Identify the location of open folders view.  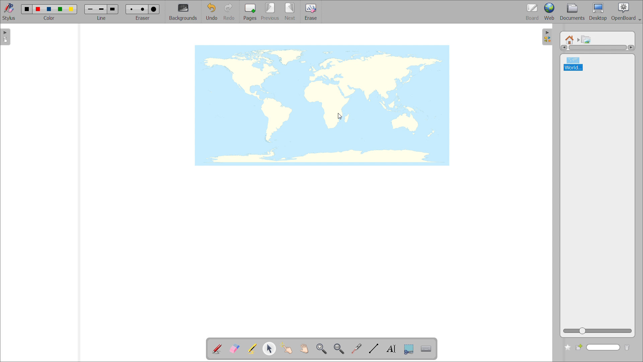
(547, 37).